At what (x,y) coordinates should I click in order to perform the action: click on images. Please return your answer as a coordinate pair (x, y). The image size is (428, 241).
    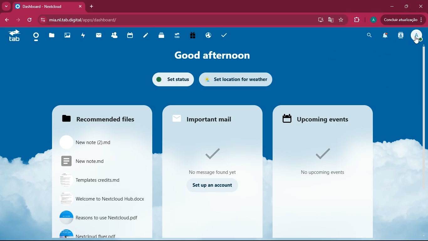
    Looking at the image, I should click on (68, 35).